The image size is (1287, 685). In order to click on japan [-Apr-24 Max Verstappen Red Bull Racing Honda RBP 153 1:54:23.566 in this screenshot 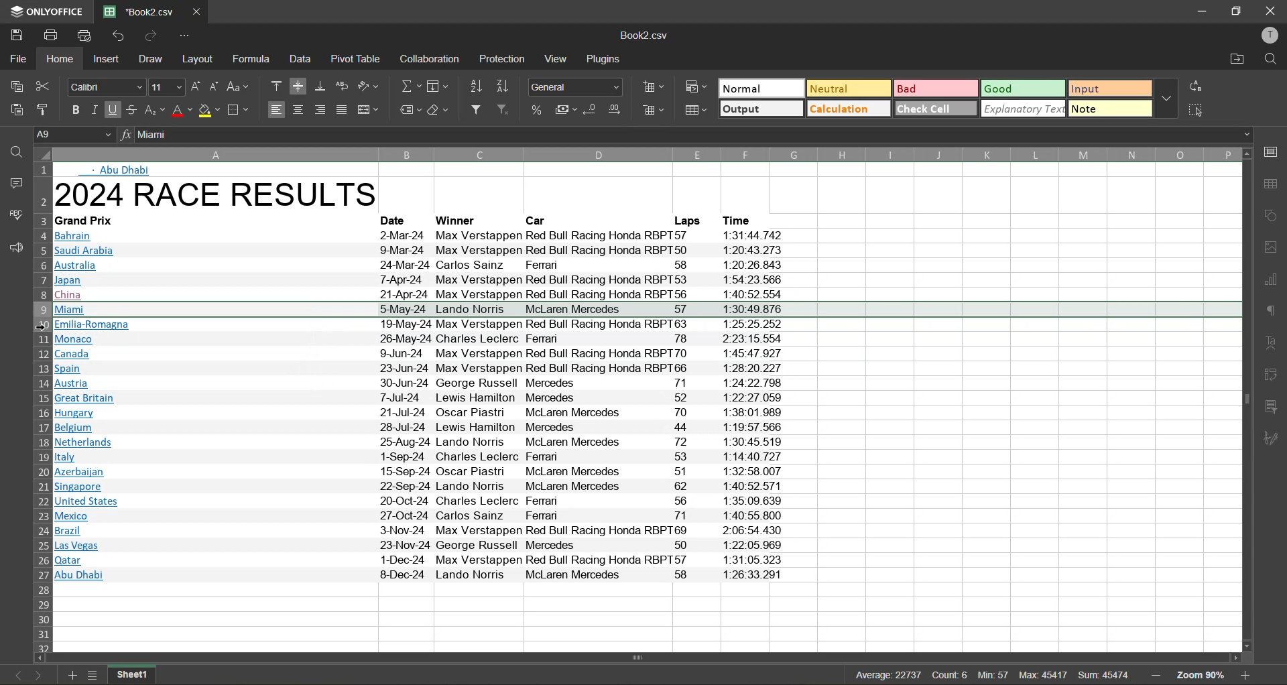, I will do `click(422, 282)`.